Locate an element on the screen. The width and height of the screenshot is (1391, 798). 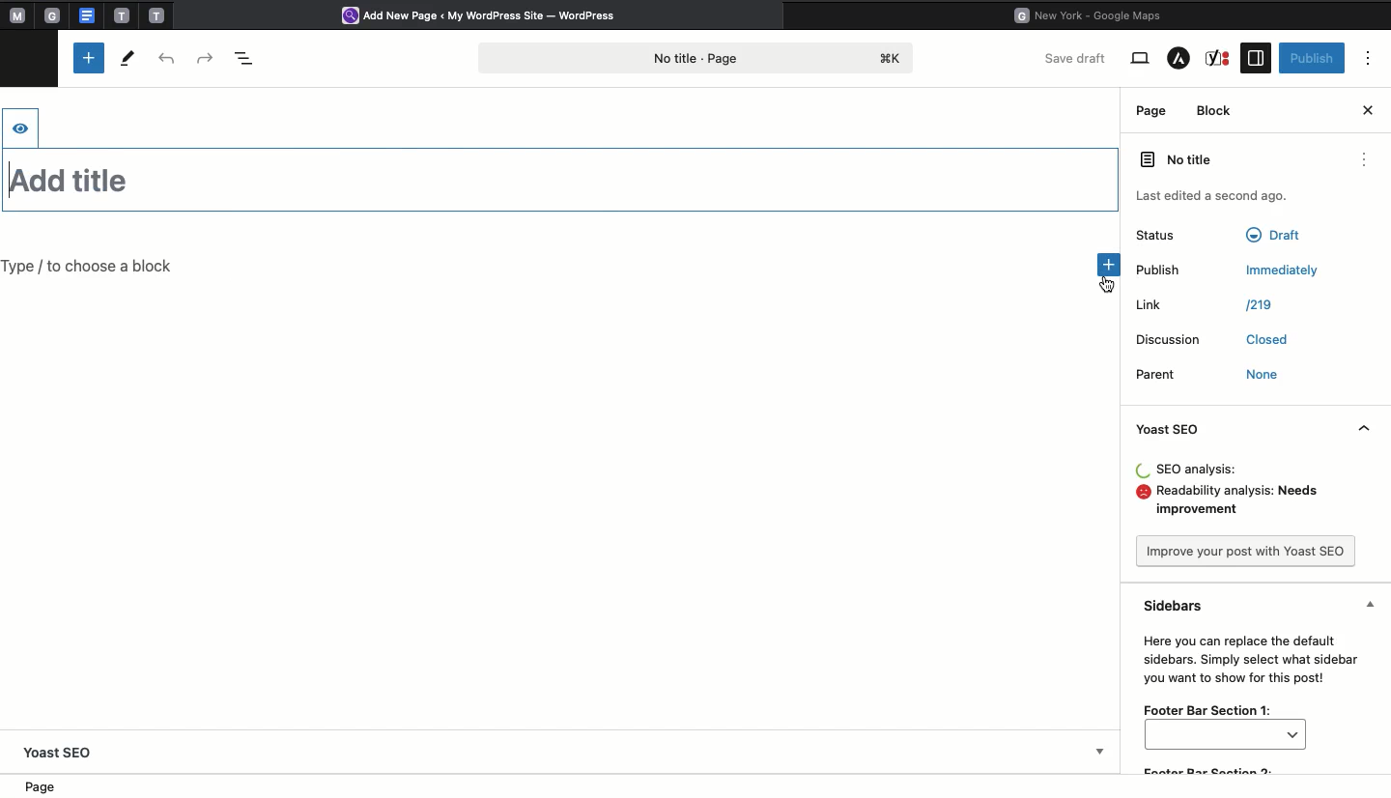
Analysis  is located at coordinates (1229, 486).